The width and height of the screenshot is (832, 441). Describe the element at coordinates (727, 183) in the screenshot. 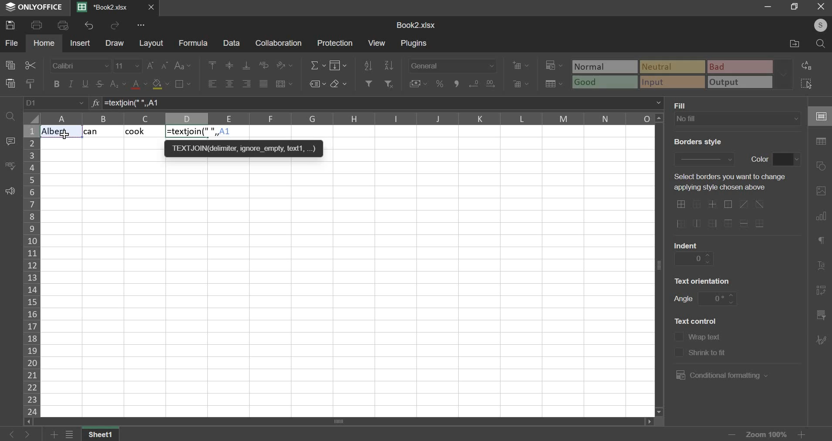

I see `text` at that location.